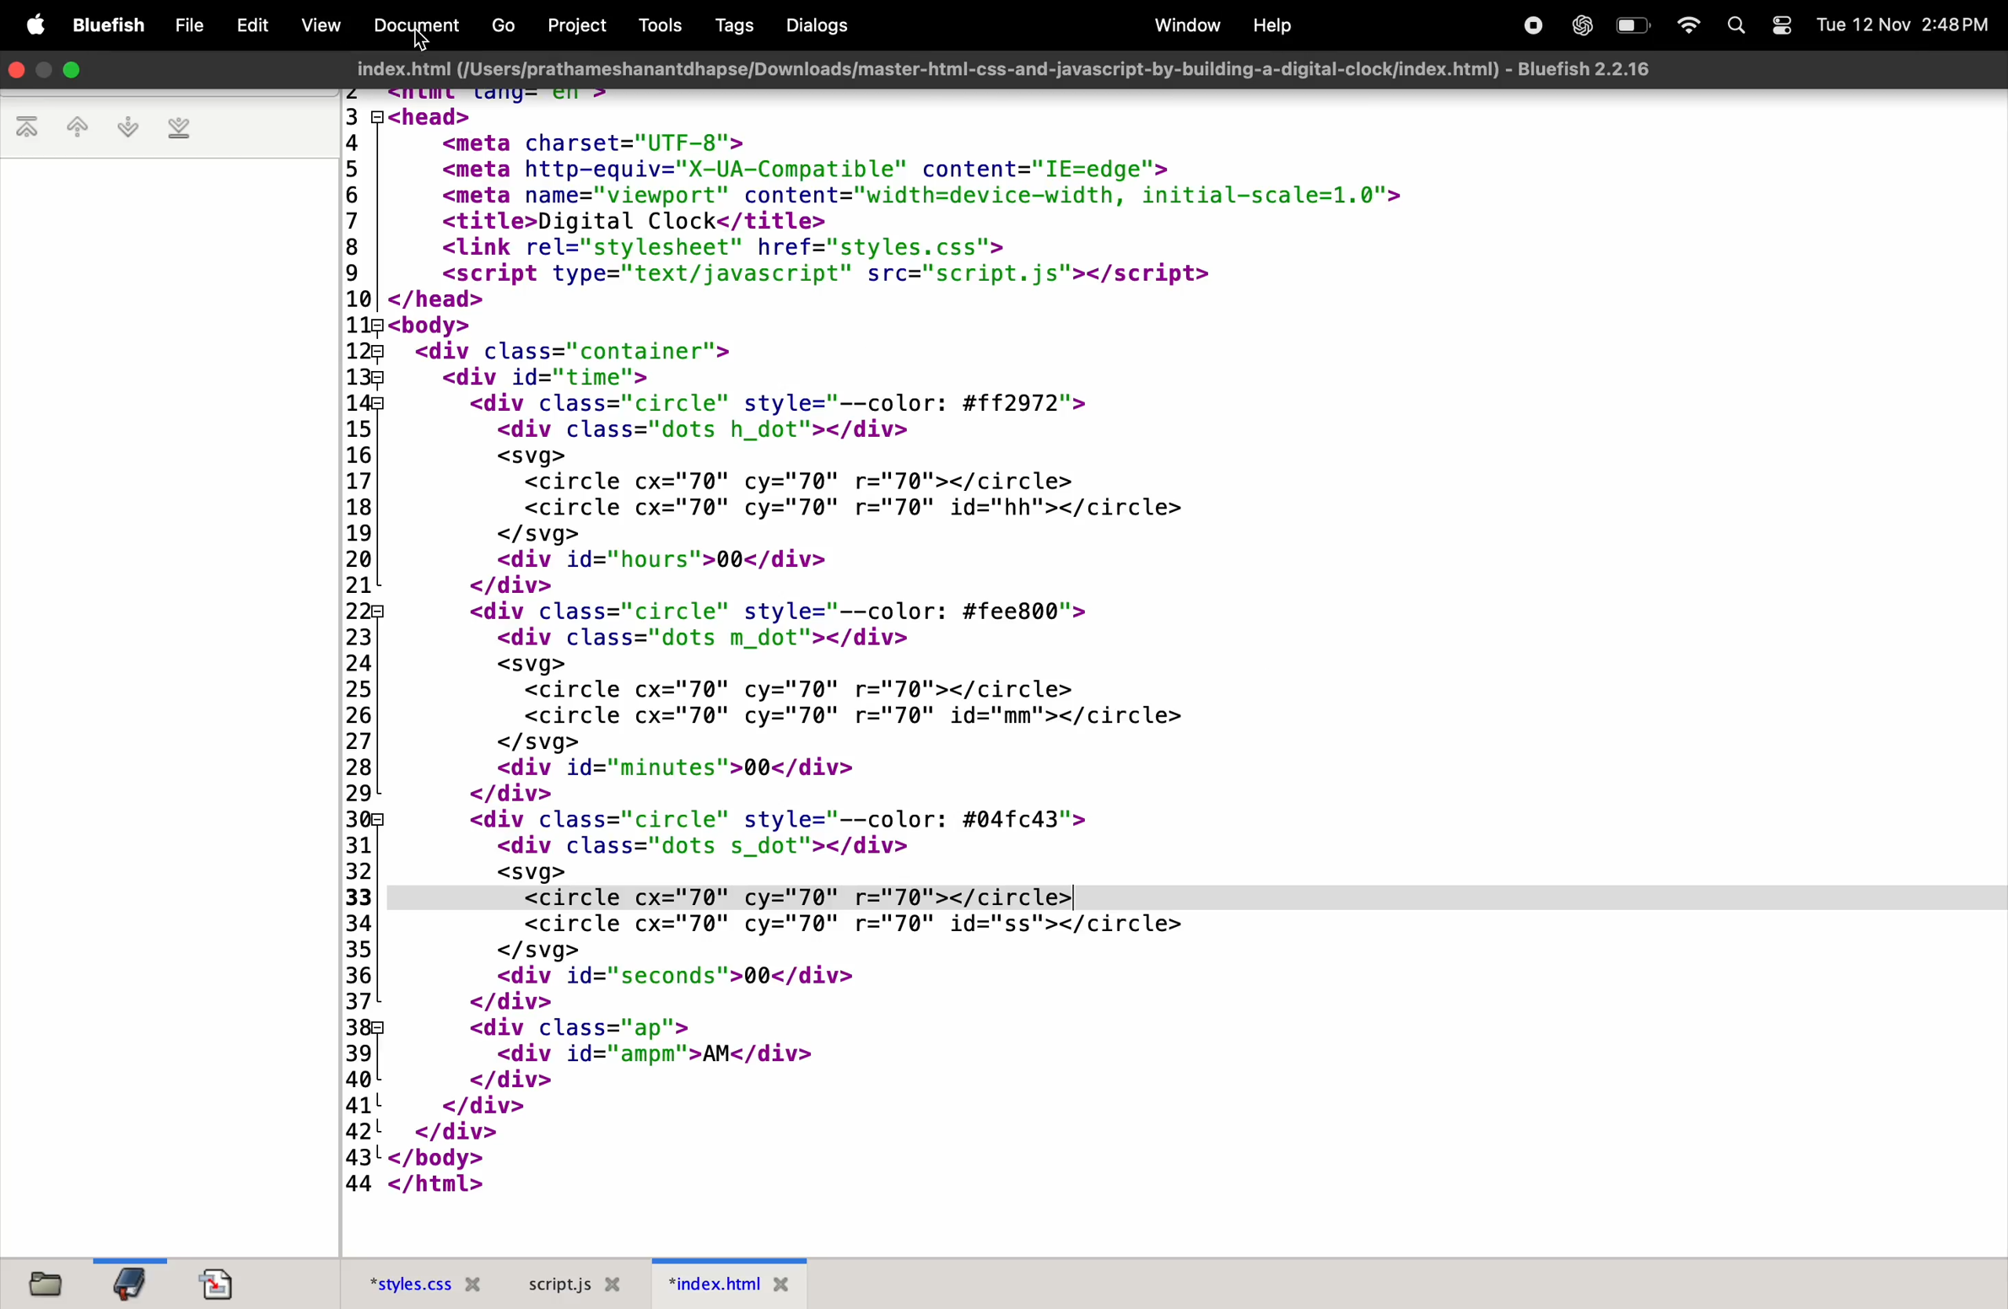 The image size is (2008, 1309). Describe the element at coordinates (50, 1282) in the screenshot. I see `file` at that location.